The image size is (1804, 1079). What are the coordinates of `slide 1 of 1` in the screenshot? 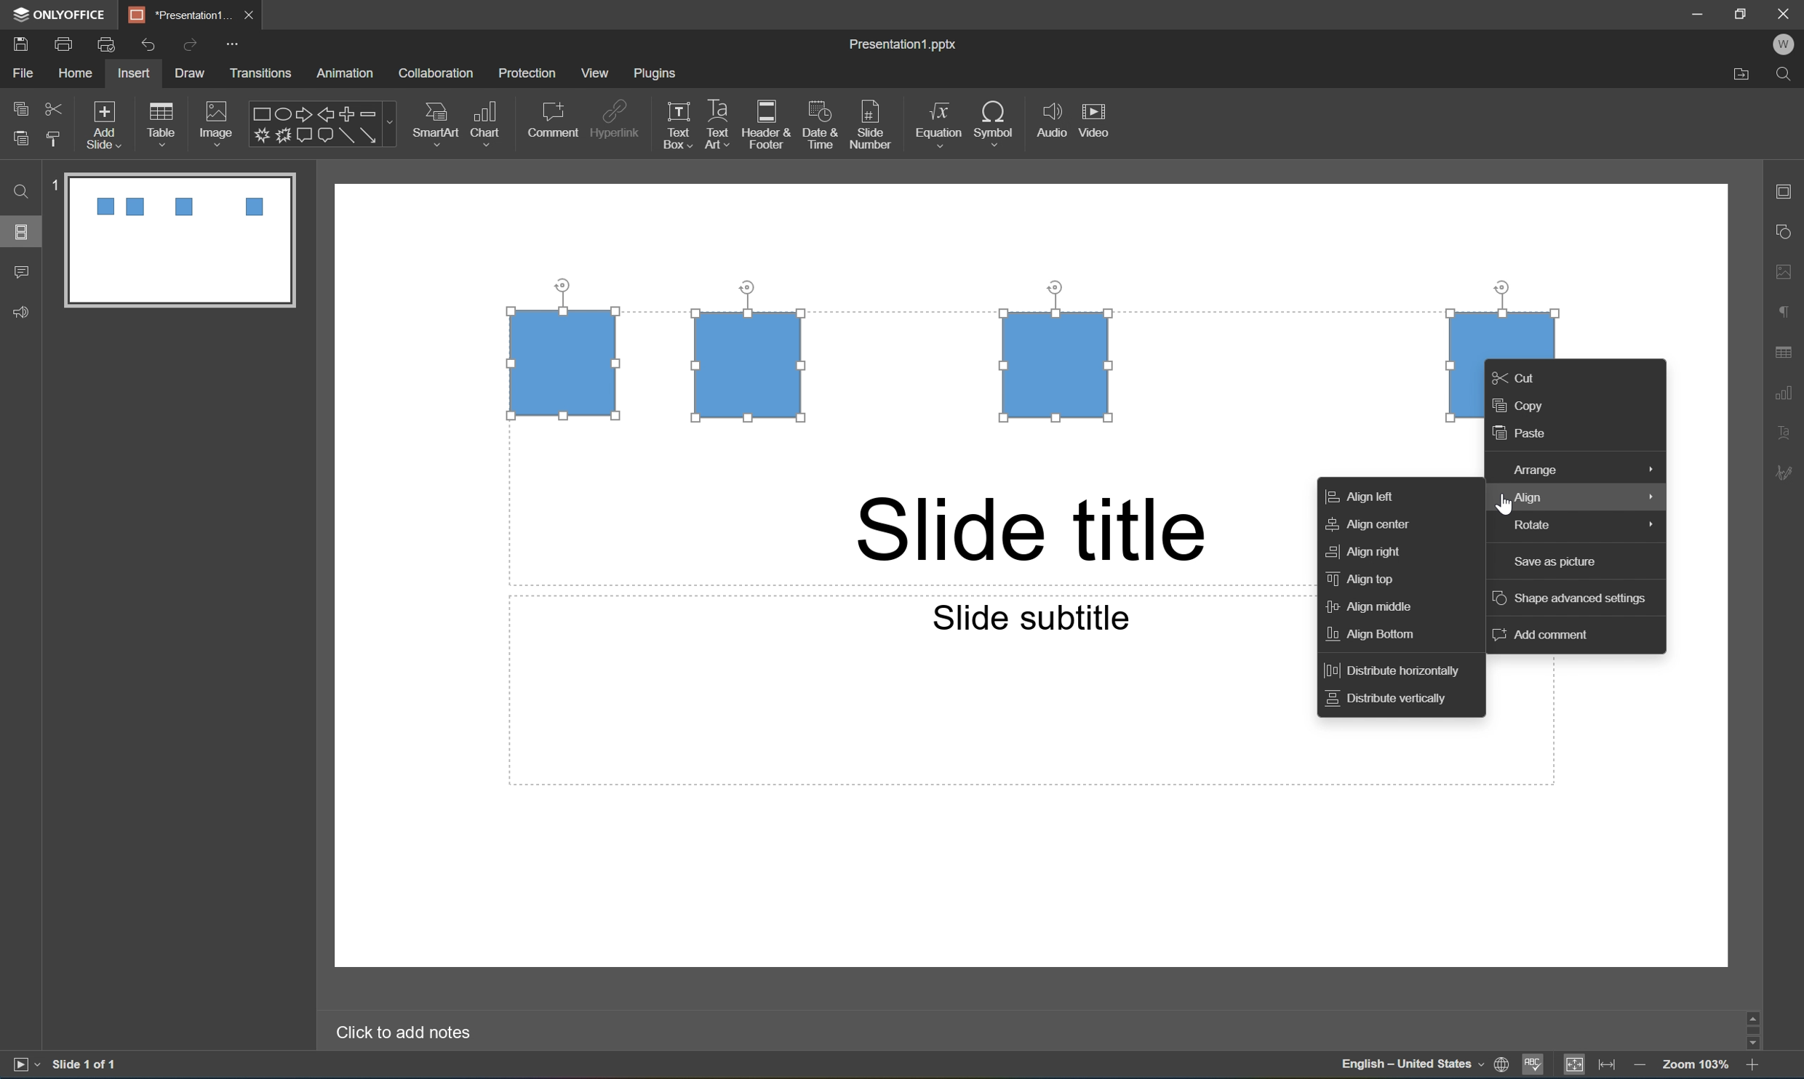 It's located at (84, 1066).